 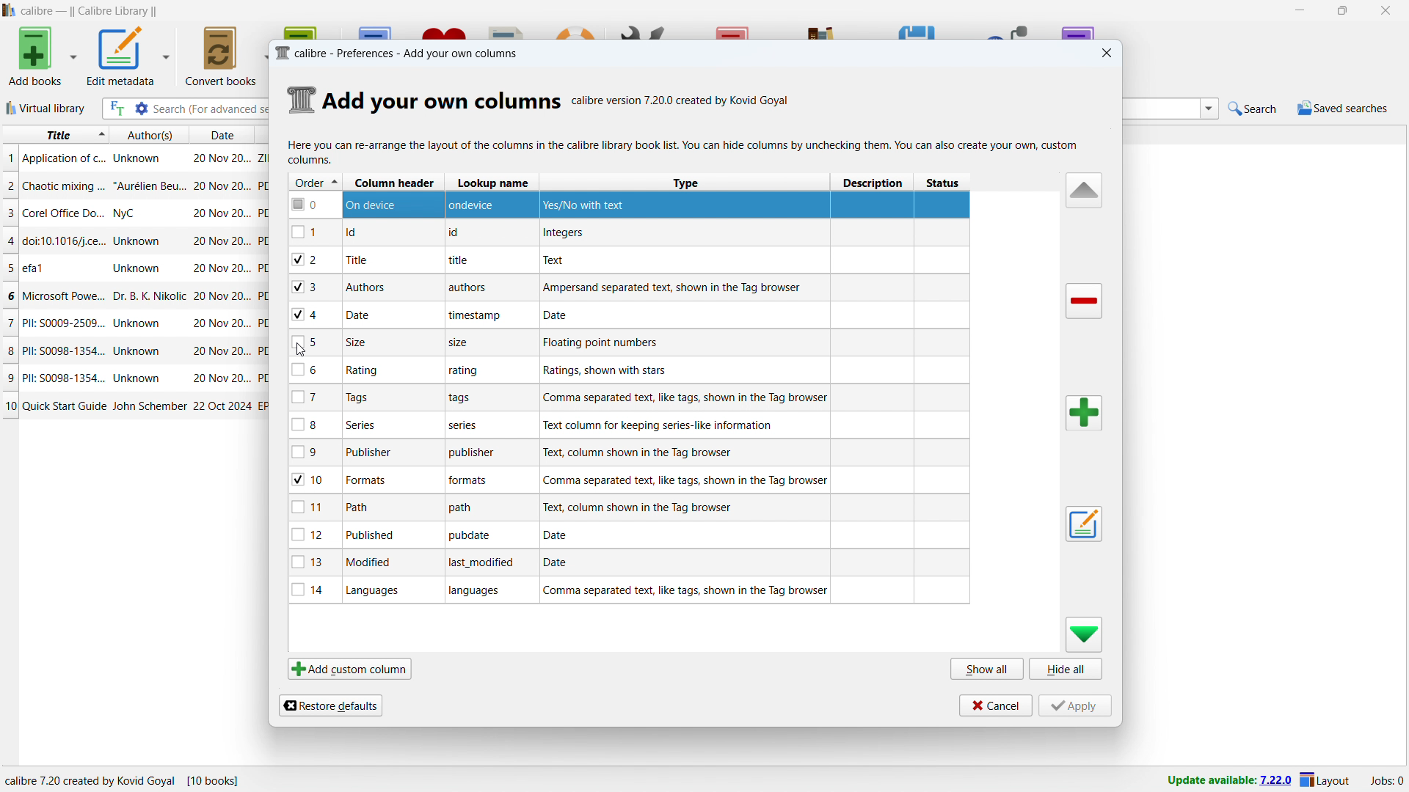 What do you see at coordinates (461, 344) in the screenshot?
I see `size` at bounding box center [461, 344].